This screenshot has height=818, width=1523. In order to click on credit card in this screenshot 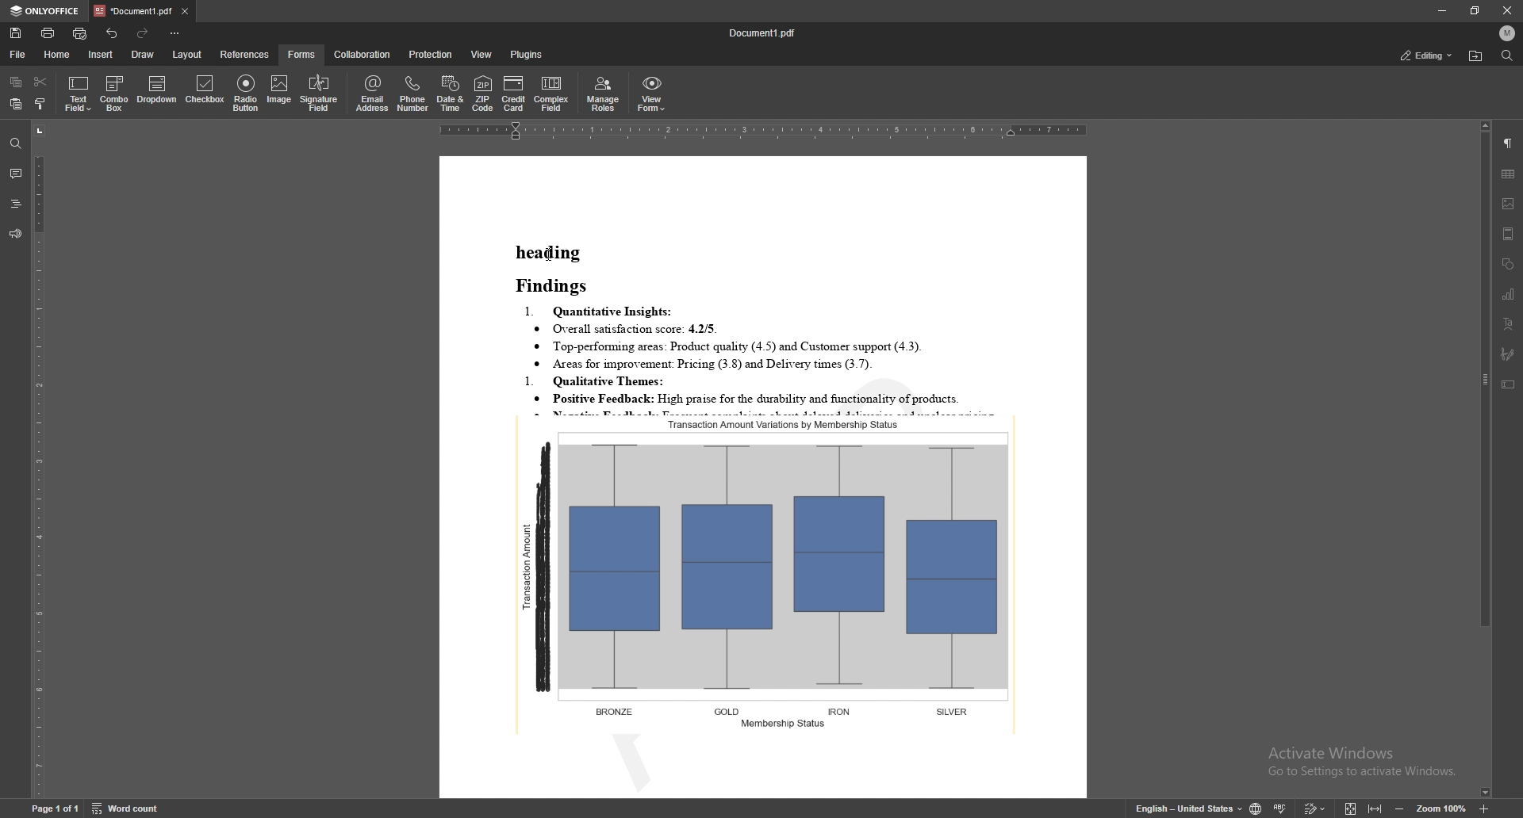, I will do `click(515, 94)`.